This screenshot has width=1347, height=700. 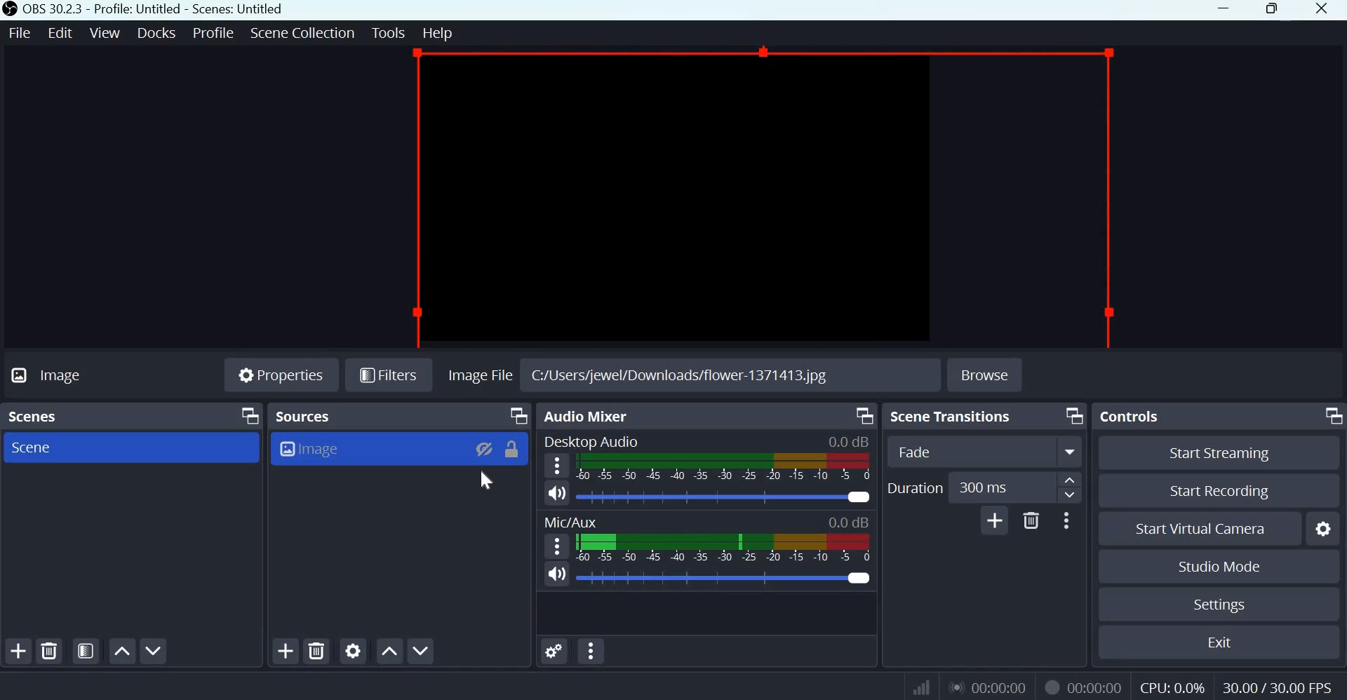 I want to click on Settings, so click(x=1217, y=603).